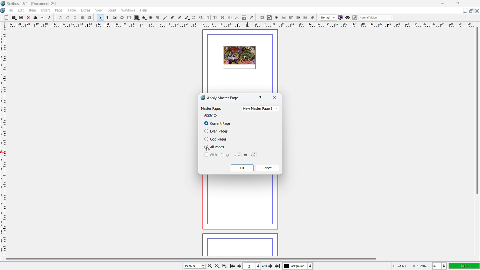  What do you see at coordinates (59, 10) in the screenshot?
I see `page` at bounding box center [59, 10].